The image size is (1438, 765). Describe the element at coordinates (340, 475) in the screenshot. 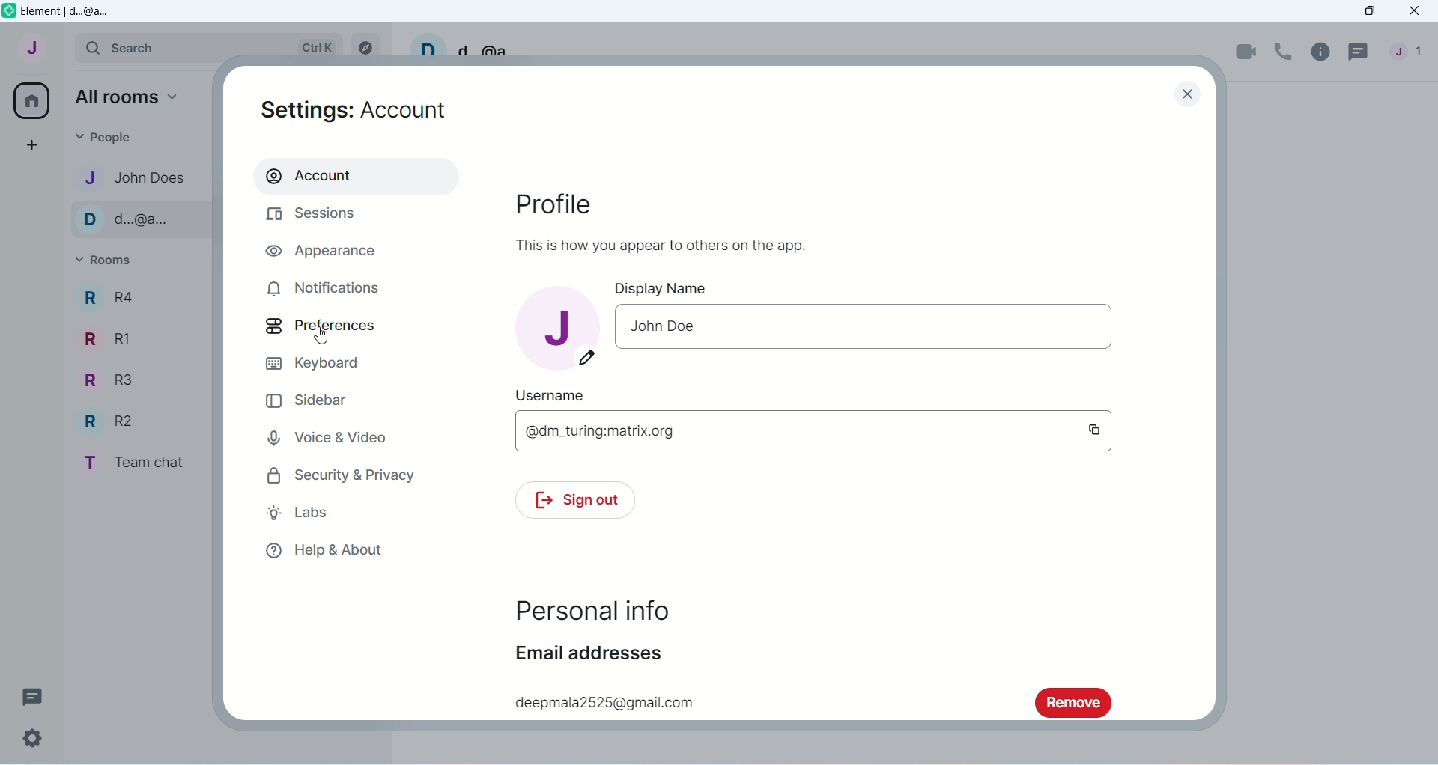

I see `Security and Privacy` at that location.